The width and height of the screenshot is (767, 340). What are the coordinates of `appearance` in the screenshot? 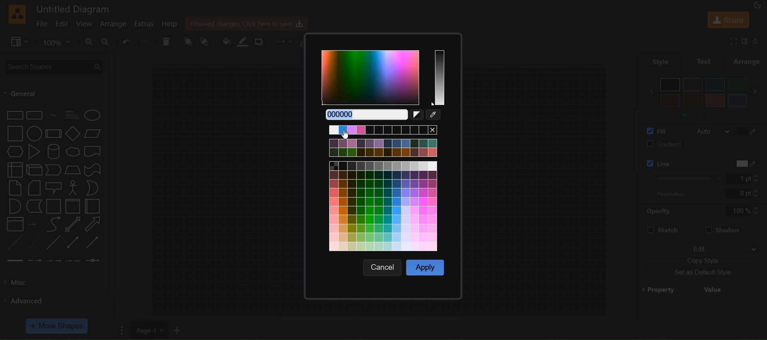 It's located at (759, 6).